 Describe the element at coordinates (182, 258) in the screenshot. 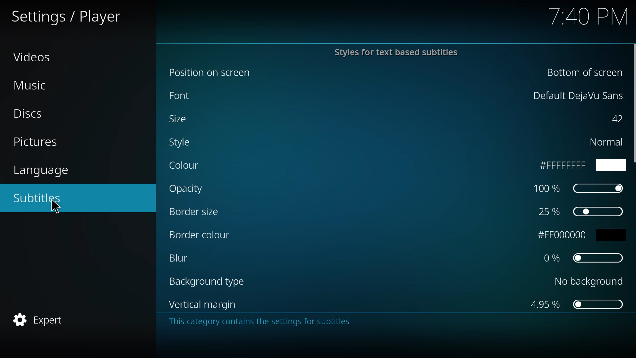

I see `blur` at that location.